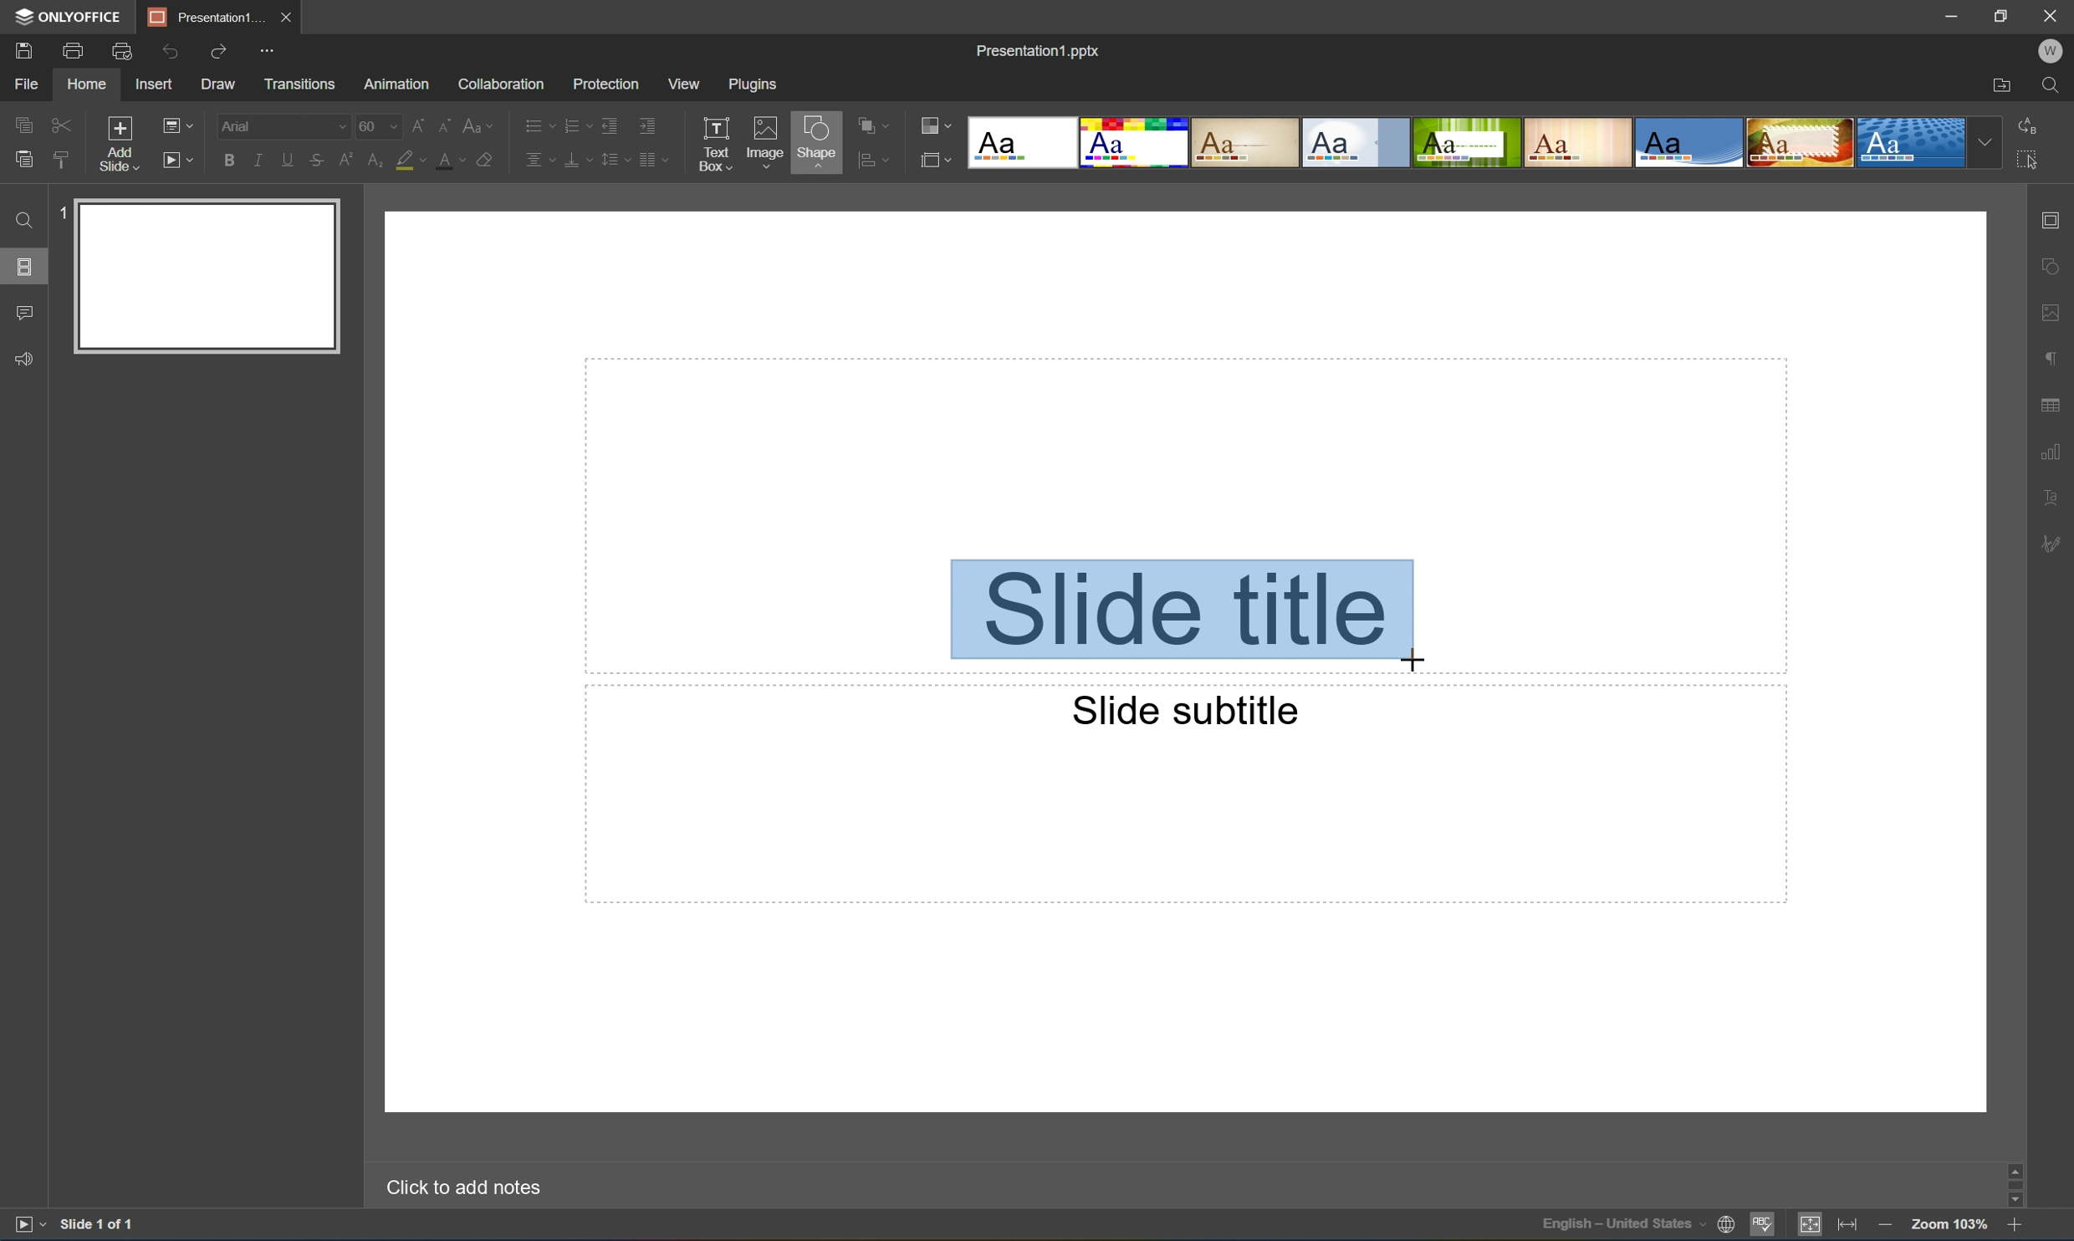 This screenshot has height=1241, width=2074. What do you see at coordinates (2050, 265) in the screenshot?
I see `shape settings` at bounding box center [2050, 265].